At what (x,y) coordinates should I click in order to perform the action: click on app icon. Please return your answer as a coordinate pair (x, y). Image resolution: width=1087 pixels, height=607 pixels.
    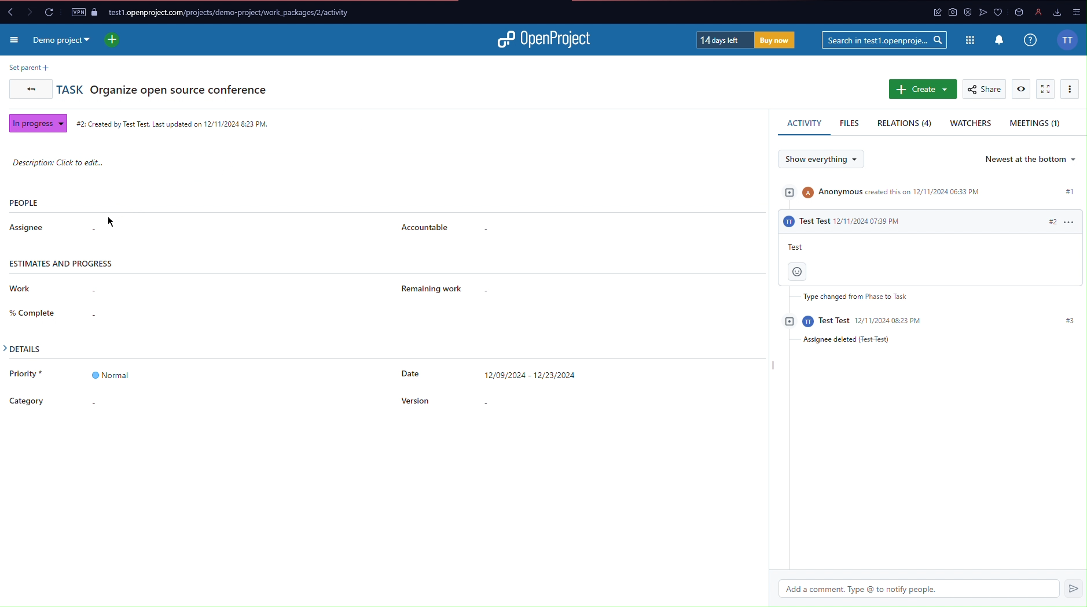
    Looking at the image, I should click on (980, 12).